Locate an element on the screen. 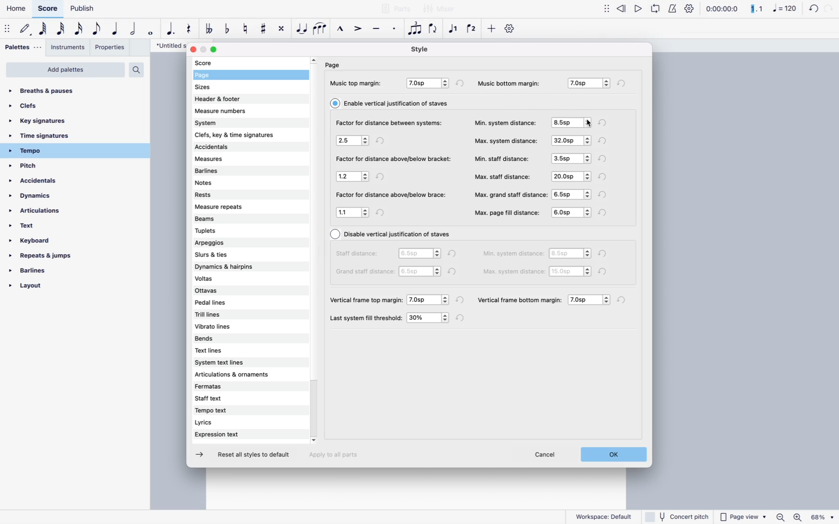 Image resolution: width=839 pixels, height=524 pixels. music top margin is located at coordinates (357, 83).